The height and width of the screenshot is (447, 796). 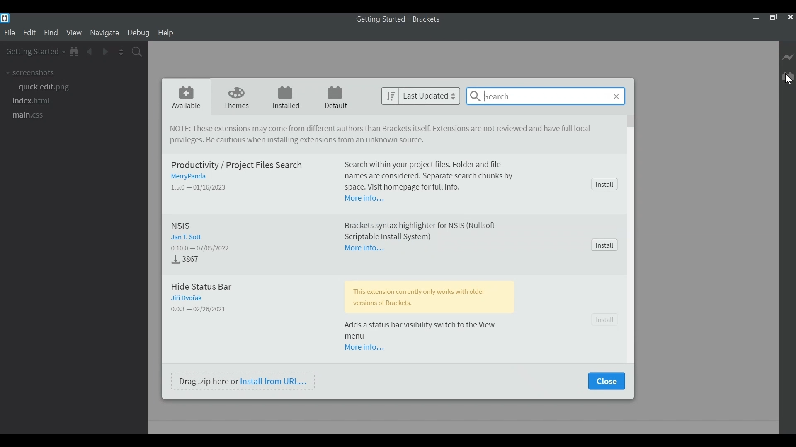 I want to click on Be cautious when installing extensions from unknown source, so click(x=299, y=141).